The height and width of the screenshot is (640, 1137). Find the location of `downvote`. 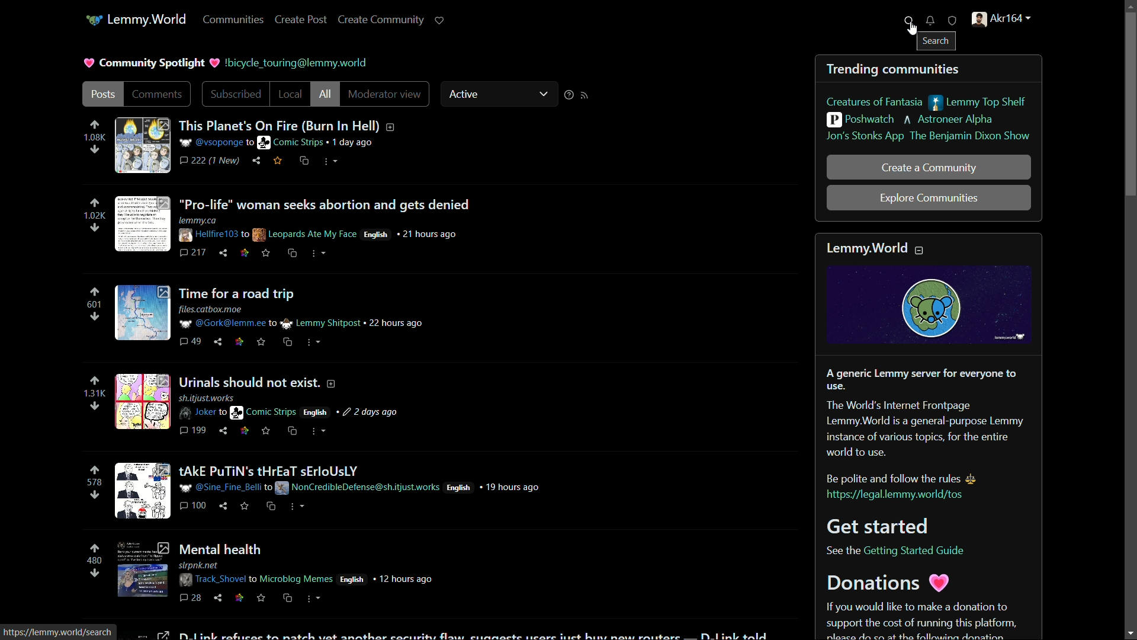

downvote is located at coordinates (94, 228).